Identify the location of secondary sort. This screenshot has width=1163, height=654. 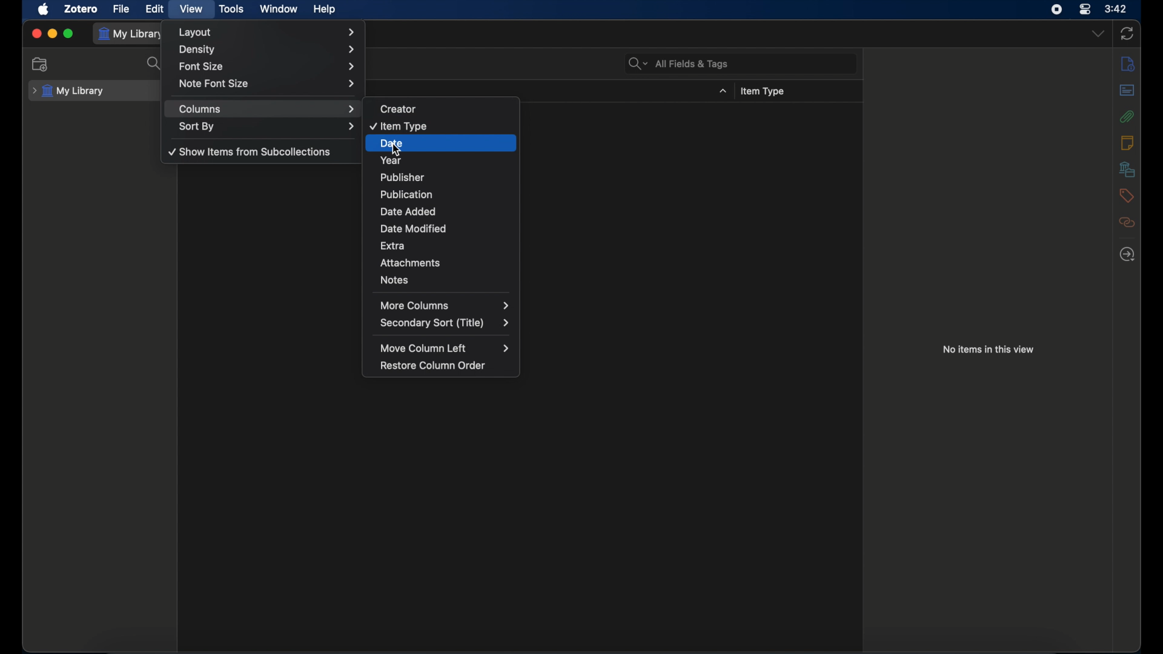
(441, 323).